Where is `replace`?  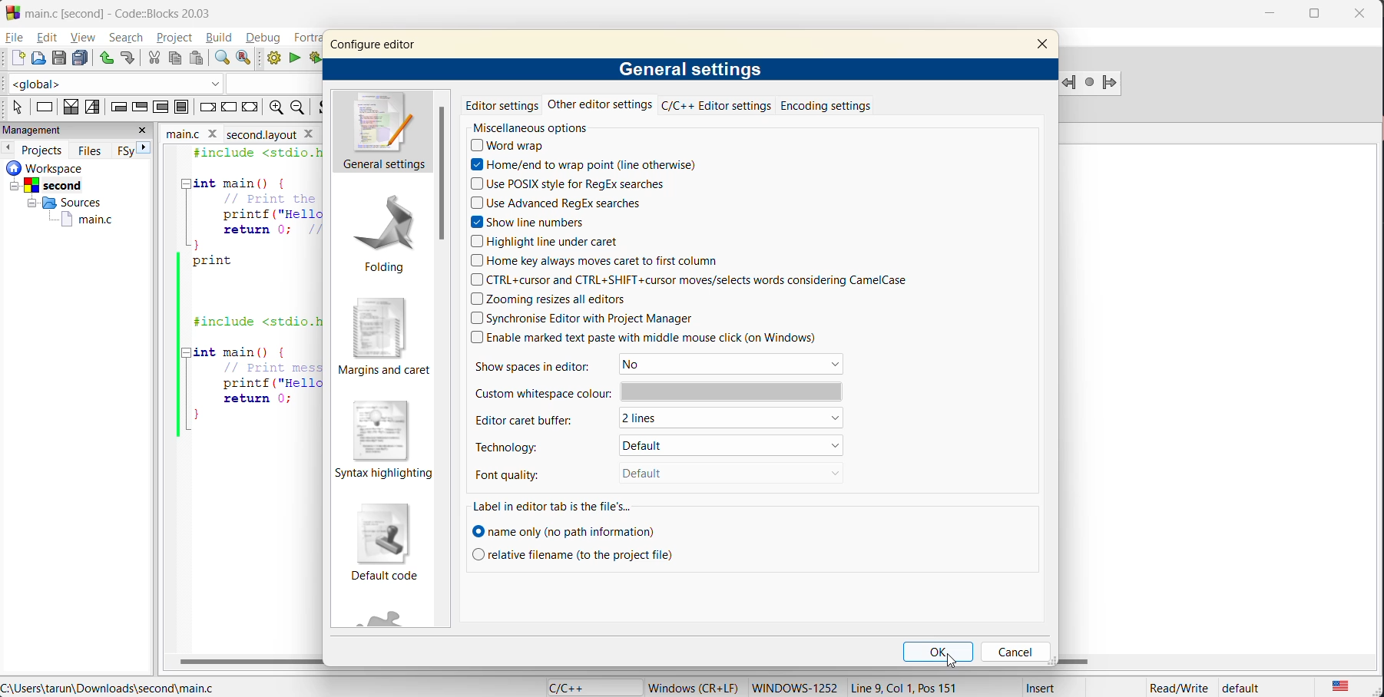 replace is located at coordinates (250, 61).